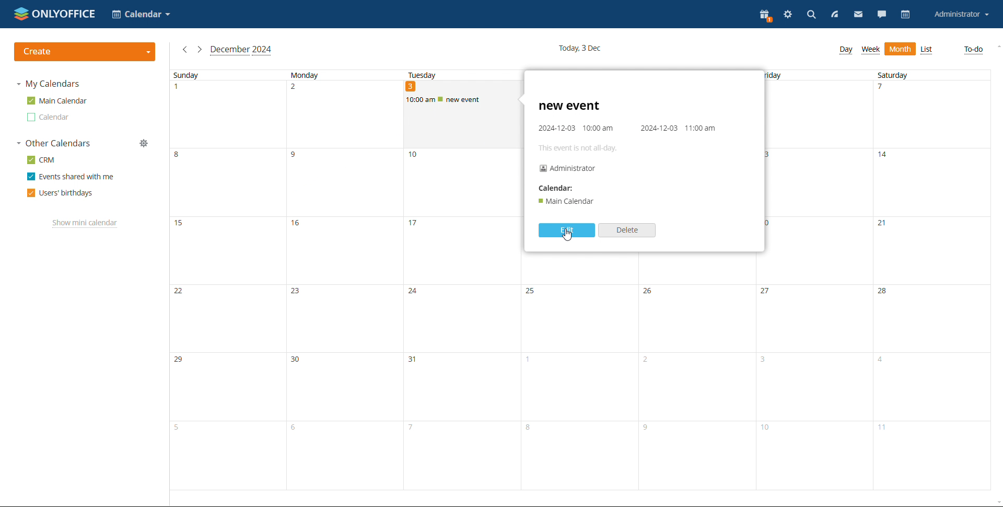 Image resolution: width=1003 pixels, height=507 pixels. Describe the element at coordinates (870, 50) in the screenshot. I see `week view` at that location.